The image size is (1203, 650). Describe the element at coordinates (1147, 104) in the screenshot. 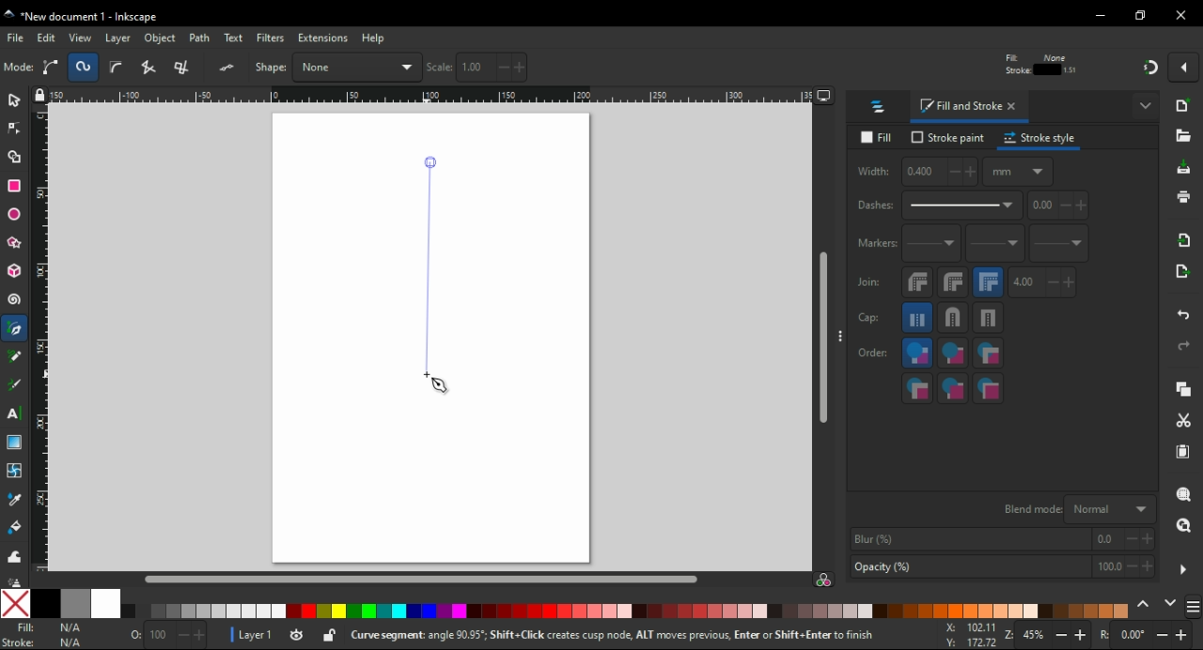

I see `more options` at that location.